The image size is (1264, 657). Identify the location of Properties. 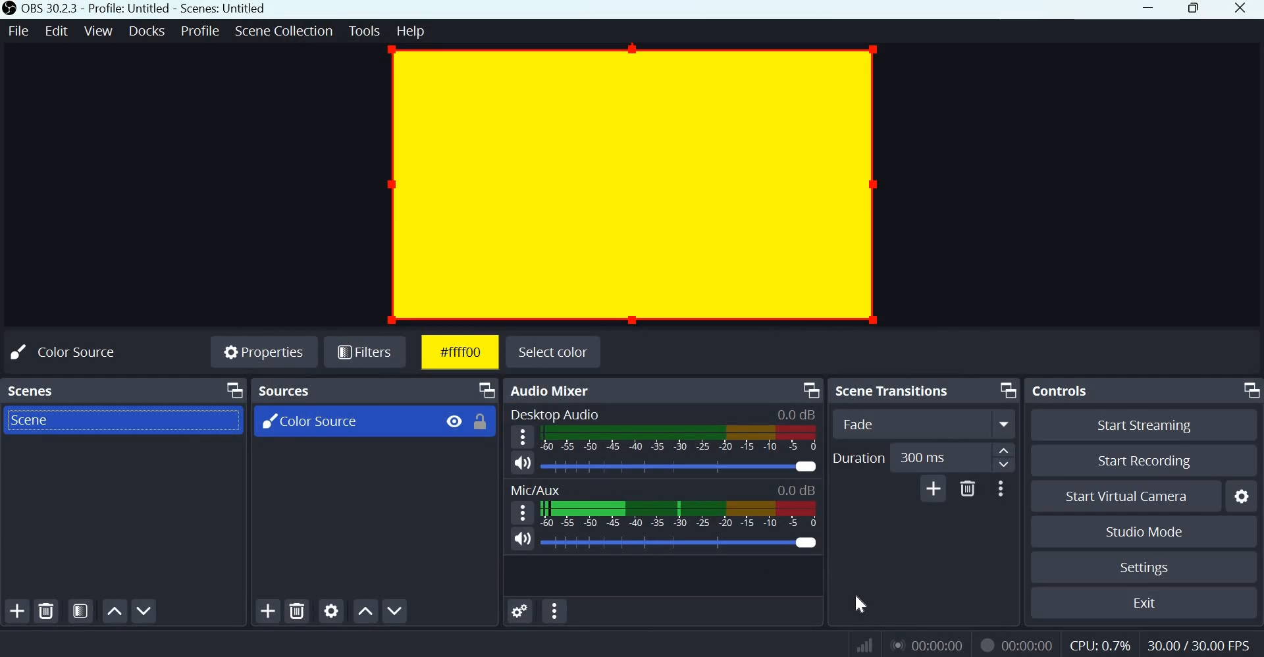
(263, 354).